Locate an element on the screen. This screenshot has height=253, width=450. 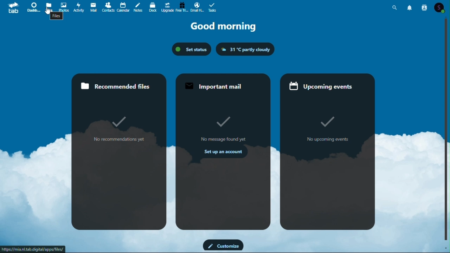
files is located at coordinates (49, 6).